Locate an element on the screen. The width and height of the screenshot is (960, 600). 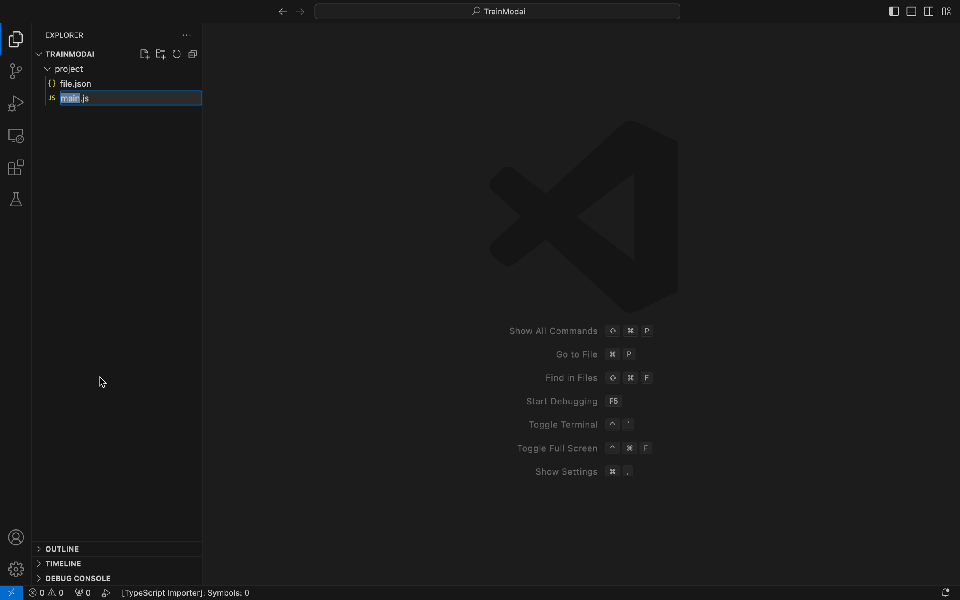
play is located at coordinates (106, 594).